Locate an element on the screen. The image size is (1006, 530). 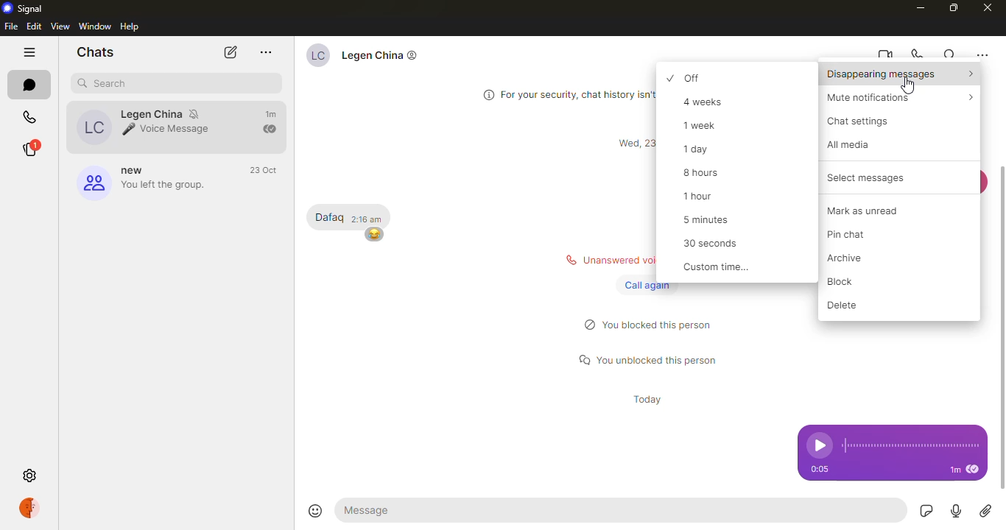
emoji is located at coordinates (373, 235).